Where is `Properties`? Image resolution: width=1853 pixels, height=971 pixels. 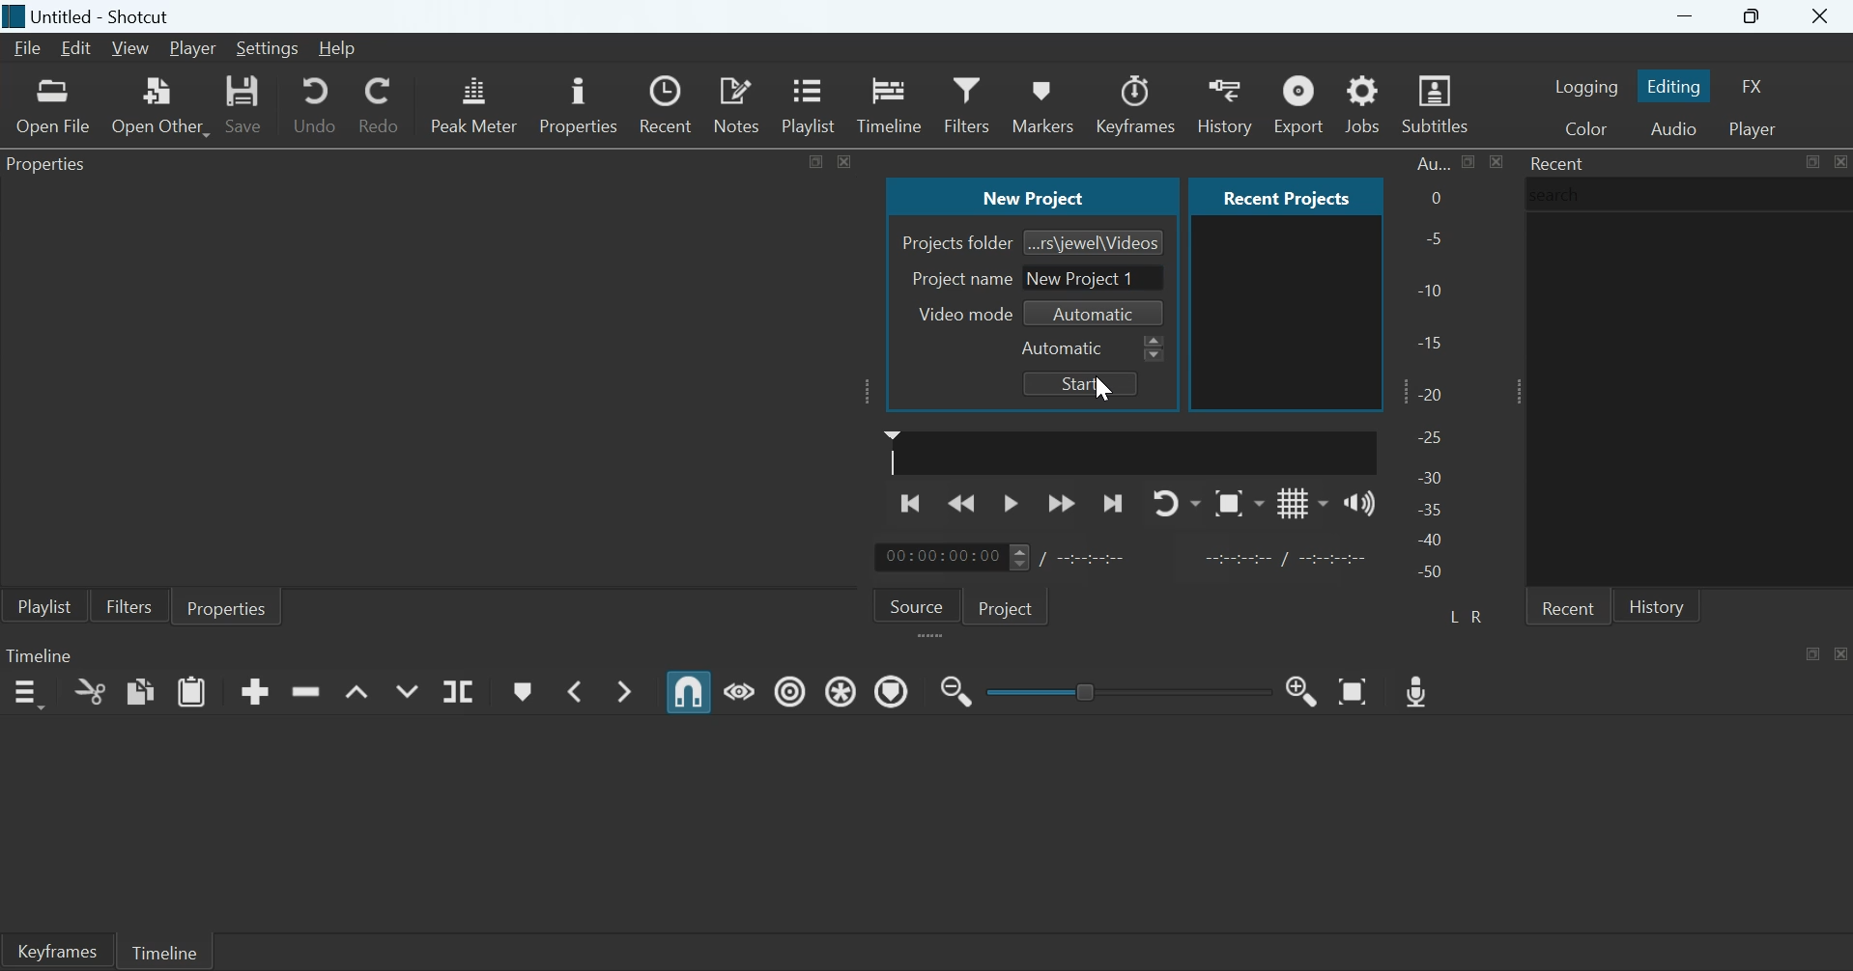
Properties is located at coordinates (227, 606).